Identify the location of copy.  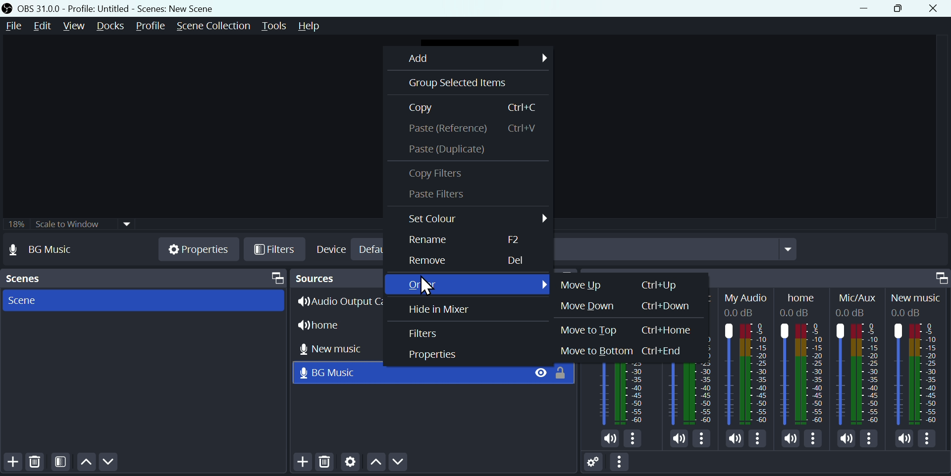
(481, 107).